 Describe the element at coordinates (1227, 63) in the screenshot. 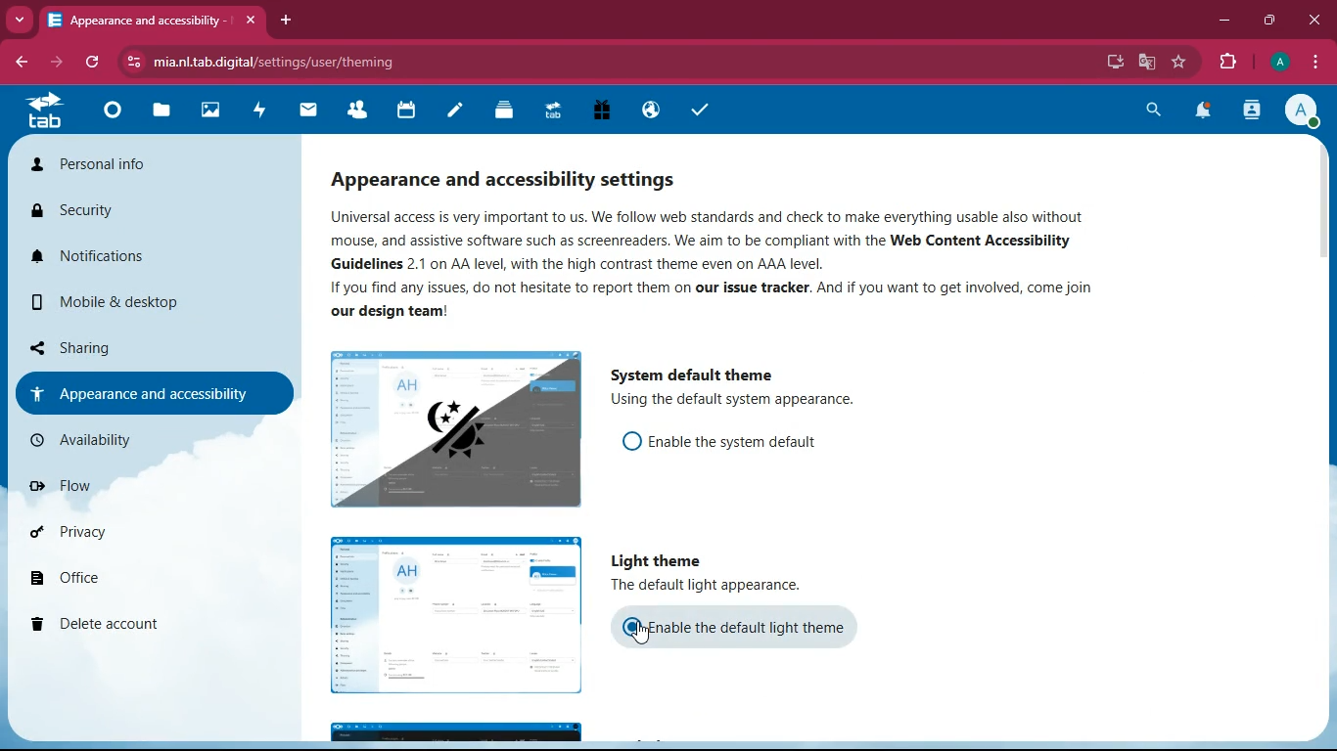

I see `extensions` at that location.